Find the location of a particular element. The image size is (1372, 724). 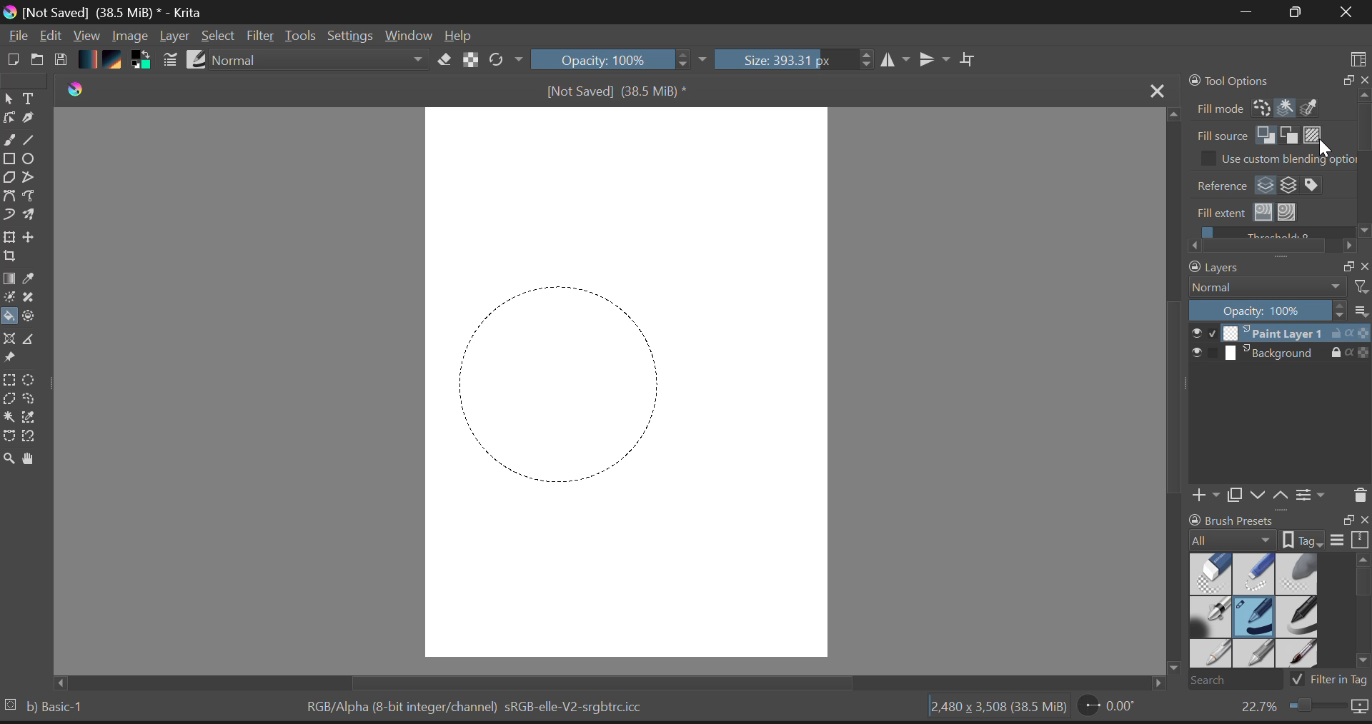

Save is located at coordinates (63, 60).